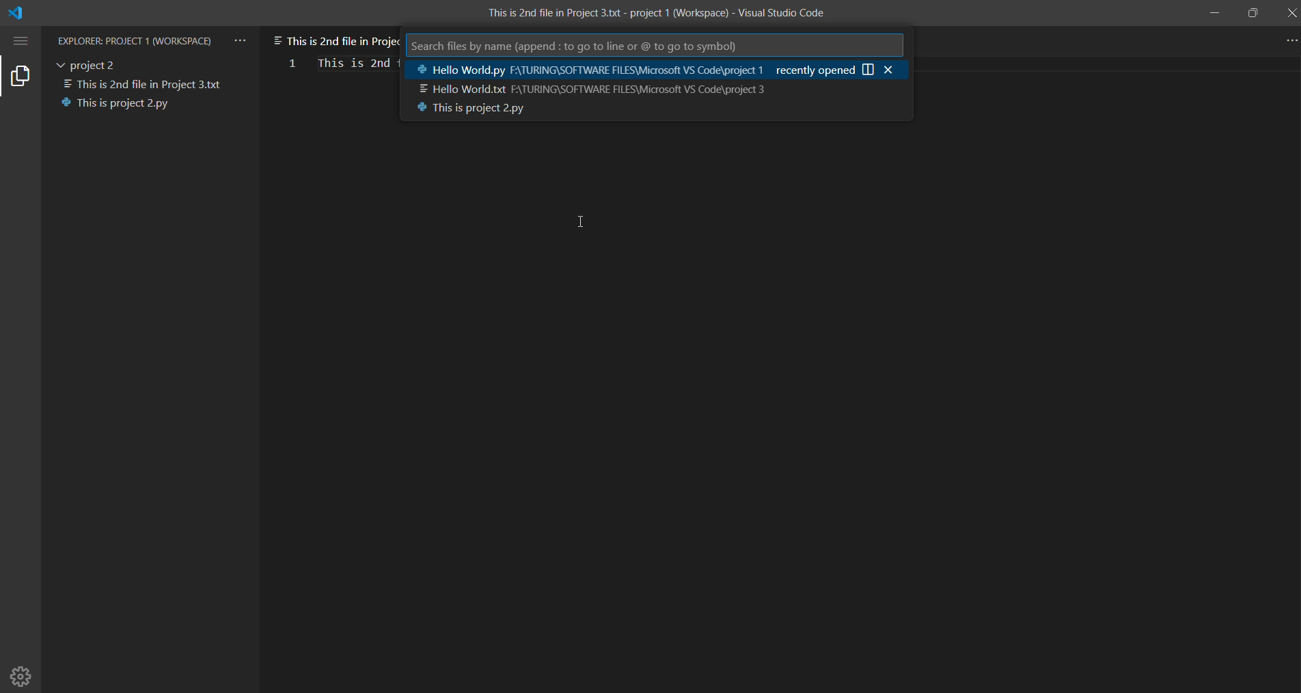  Describe the element at coordinates (23, 675) in the screenshot. I see `manage` at that location.